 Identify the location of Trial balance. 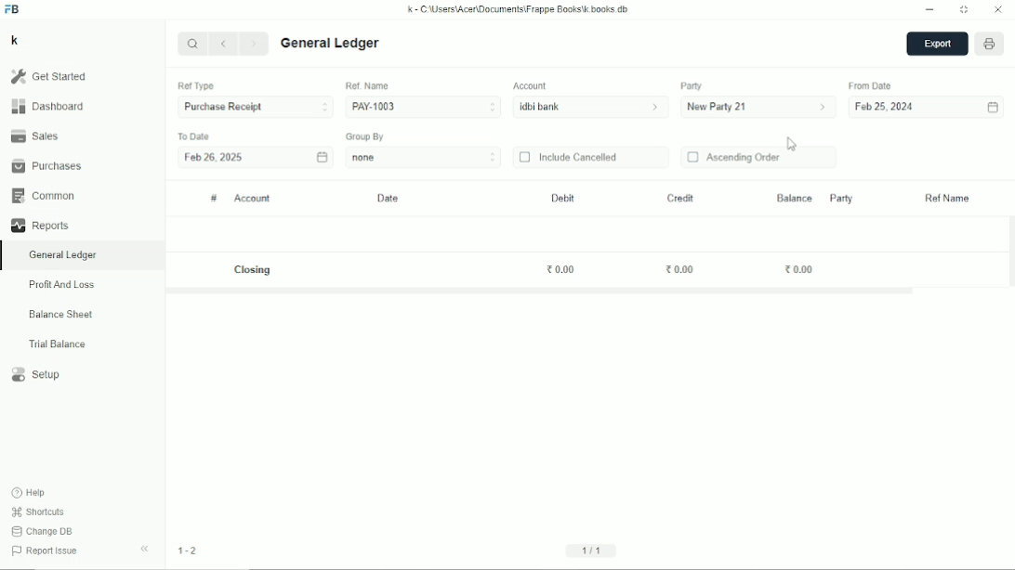
(58, 344).